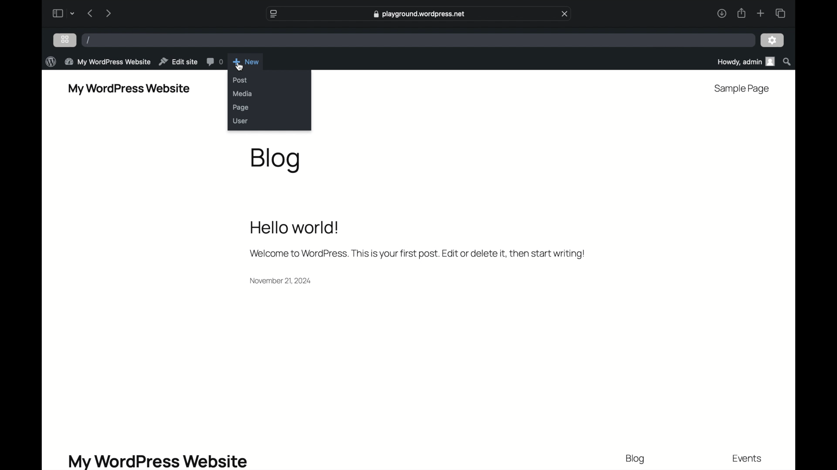 The image size is (837, 470). What do you see at coordinates (242, 108) in the screenshot?
I see `page` at bounding box center [242, 108].